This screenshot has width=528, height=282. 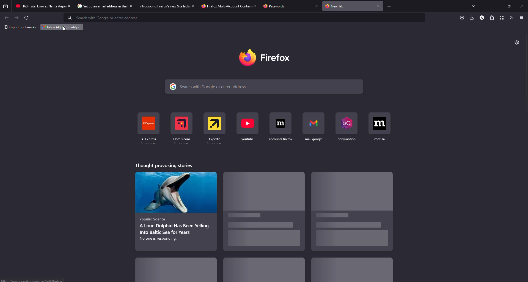 I want to click on save to pocket, so click(x=461, y=18).